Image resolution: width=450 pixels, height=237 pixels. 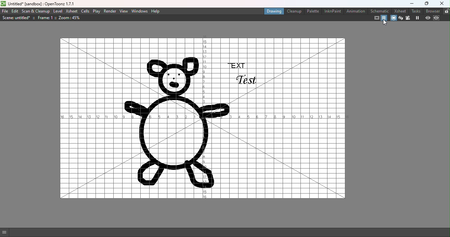 I want to click on Canvas, so click(x=204, y=119).